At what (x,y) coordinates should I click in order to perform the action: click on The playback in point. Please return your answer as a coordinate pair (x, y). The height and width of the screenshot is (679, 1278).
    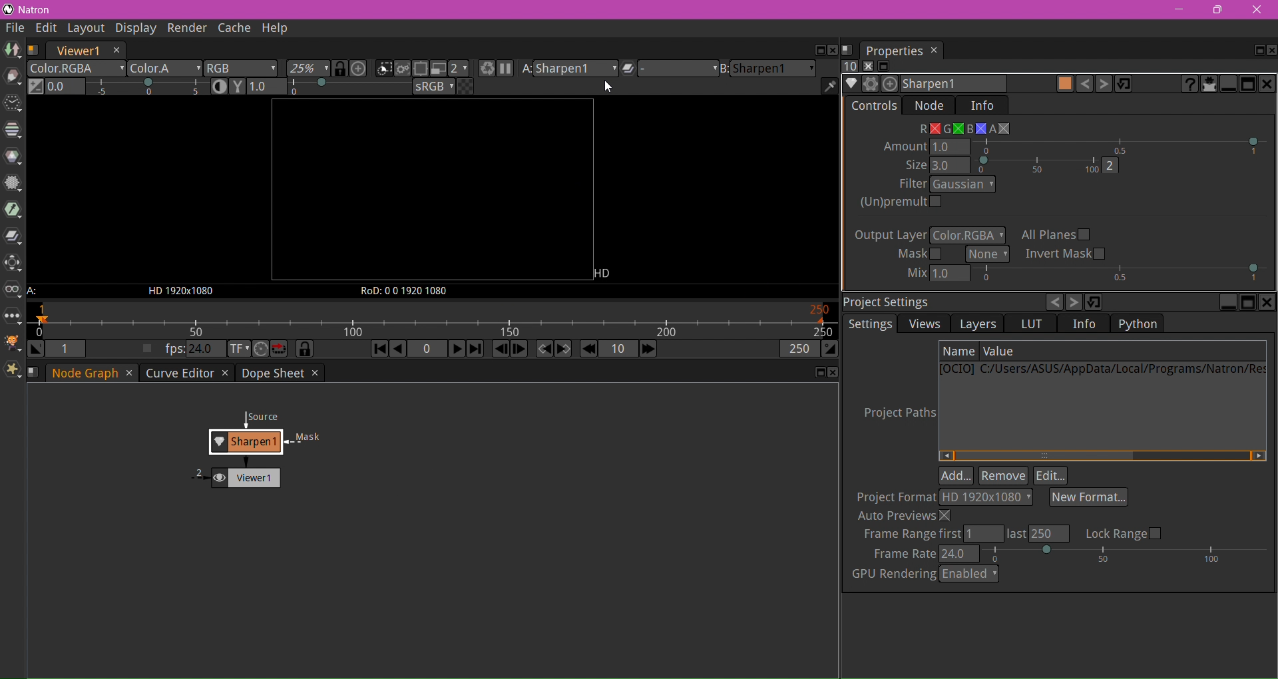
    Looking at the image, I should click on (66, 349).